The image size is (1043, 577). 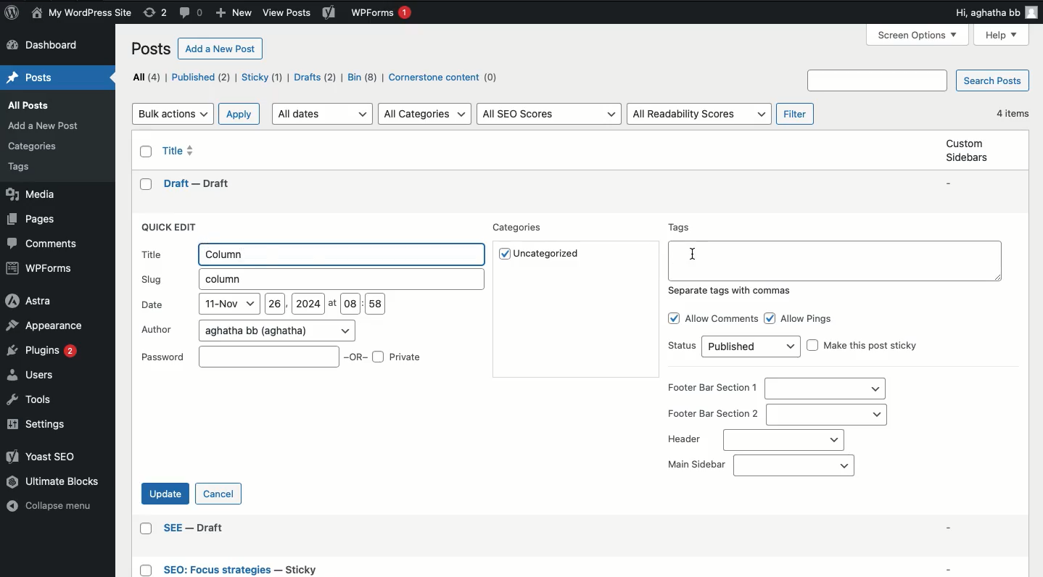 I want to click on Revisions, so click(x=156, y=13).